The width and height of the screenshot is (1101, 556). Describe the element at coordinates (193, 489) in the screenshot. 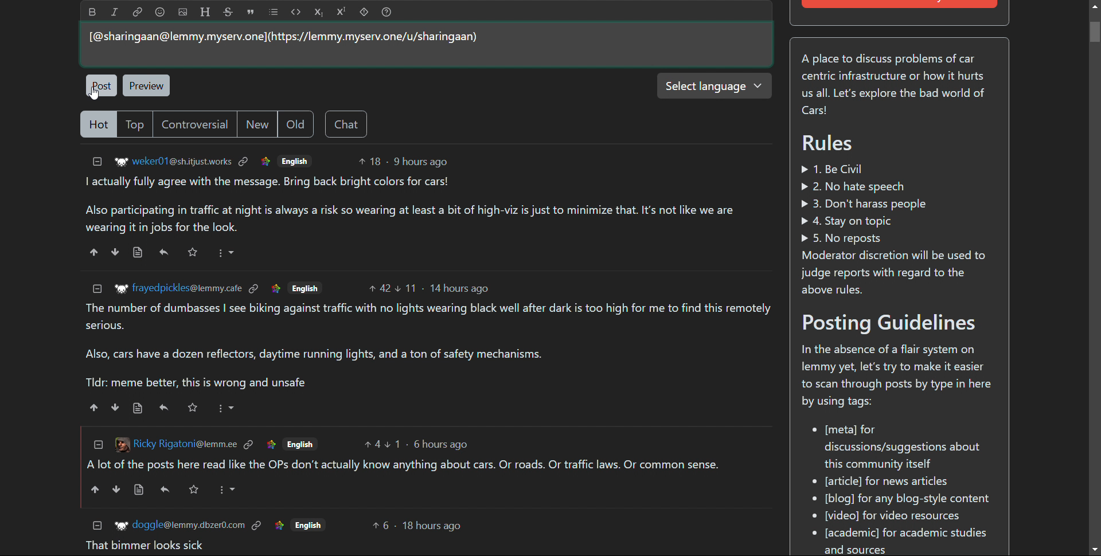

I see `` at that location.